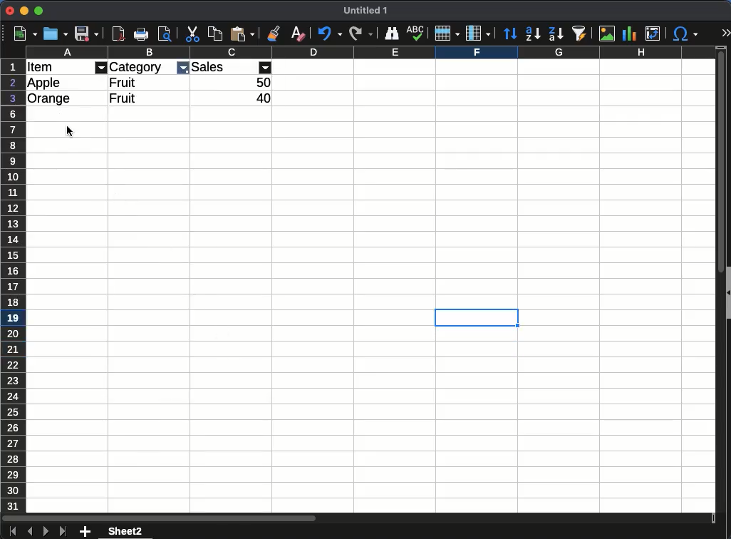 Image resolution: width=731 pixels, height=539 pixels. Describe the element at coordinates (56, 34) in the screenshot. I see `open` at that location.